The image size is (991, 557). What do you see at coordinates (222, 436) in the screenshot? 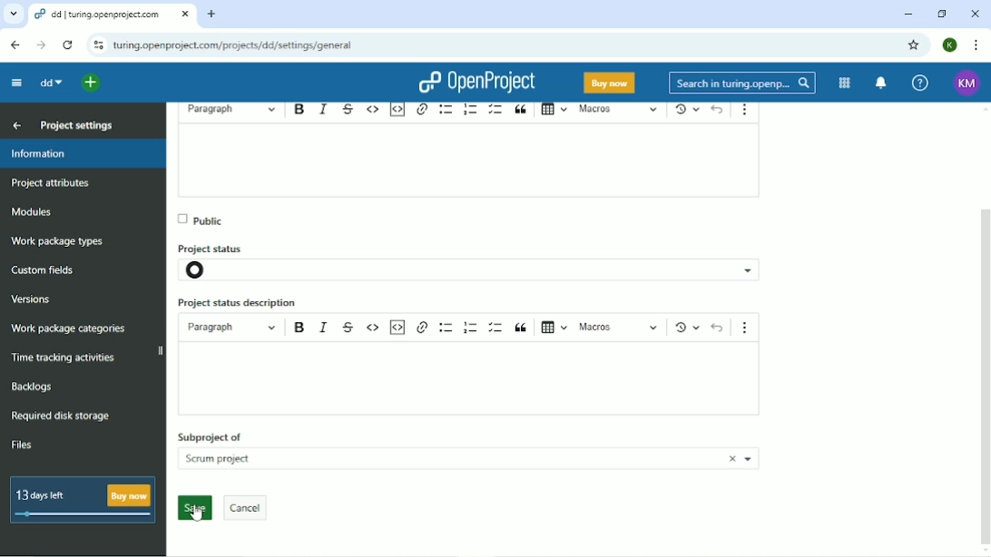
I see `subproject of` at bounding box center [222, 436].